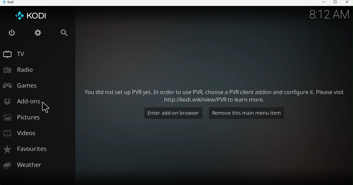  Describe the element at coordinates (26, 165) in the screenshot. I see `Weather` at that location.